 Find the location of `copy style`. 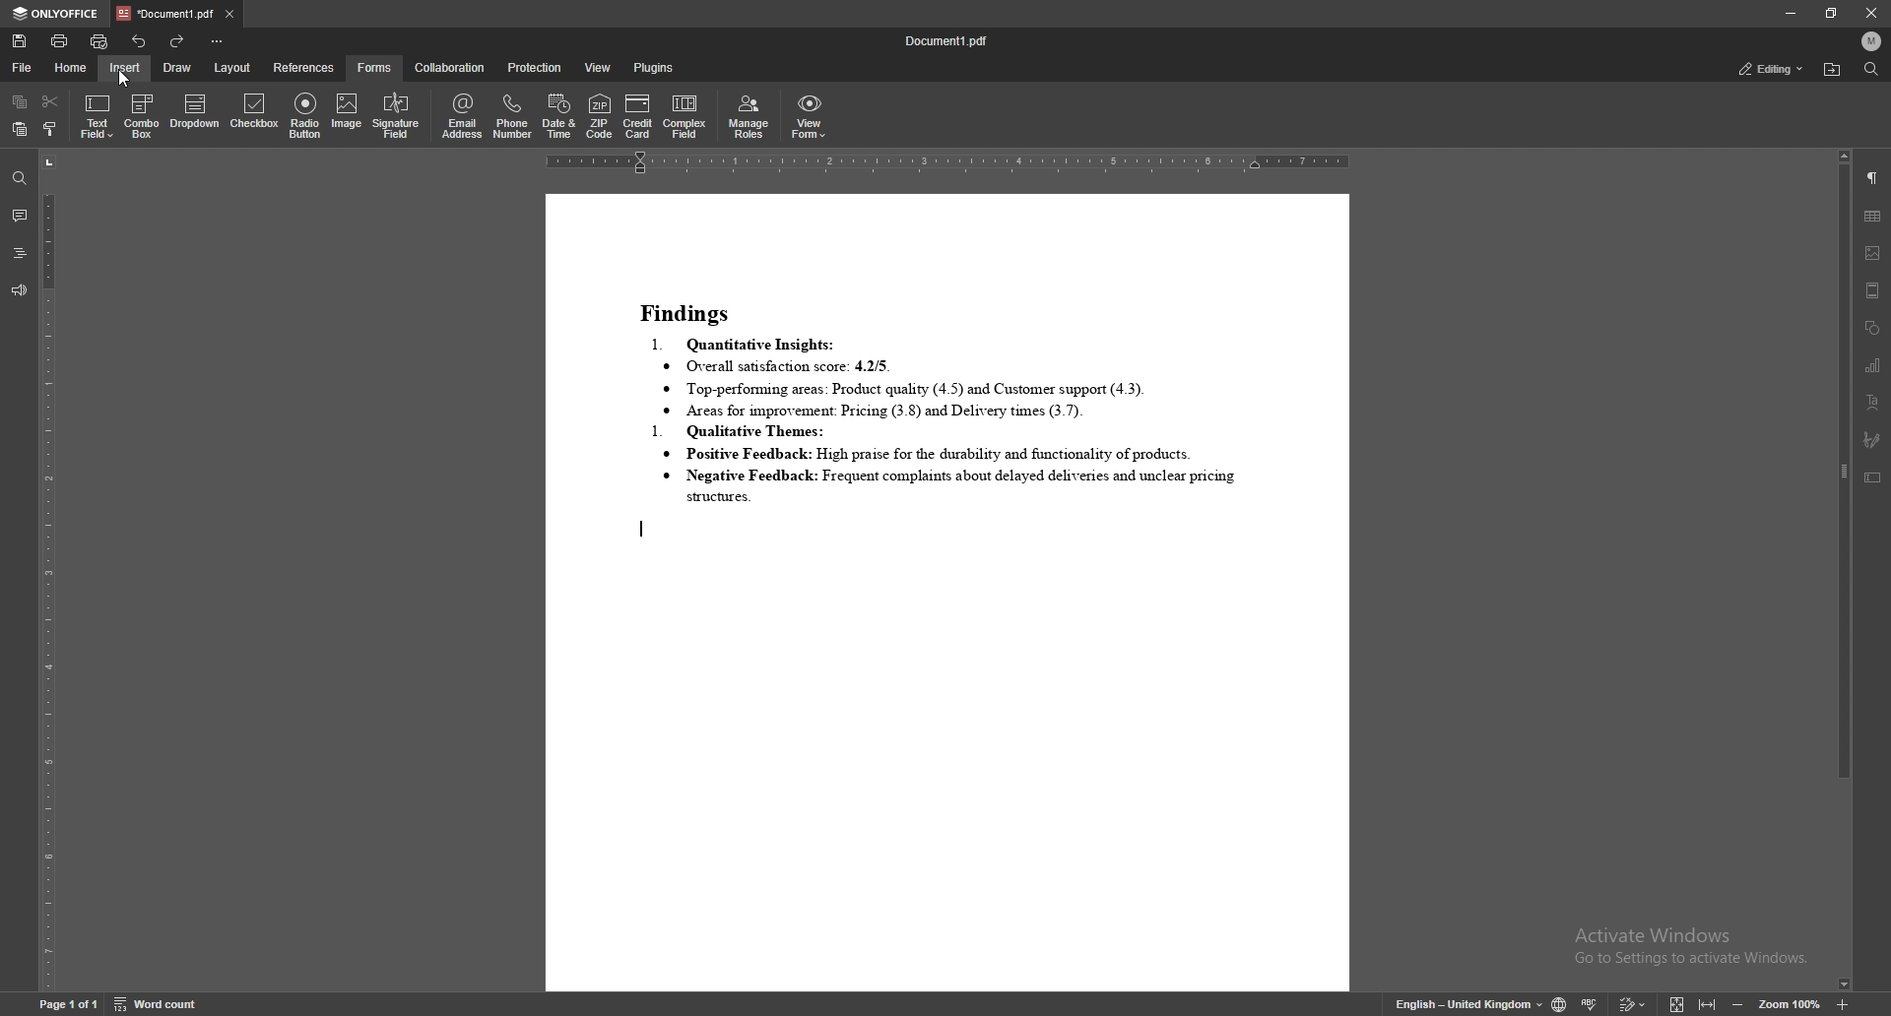

copy style is located at coordinates (50, 131).